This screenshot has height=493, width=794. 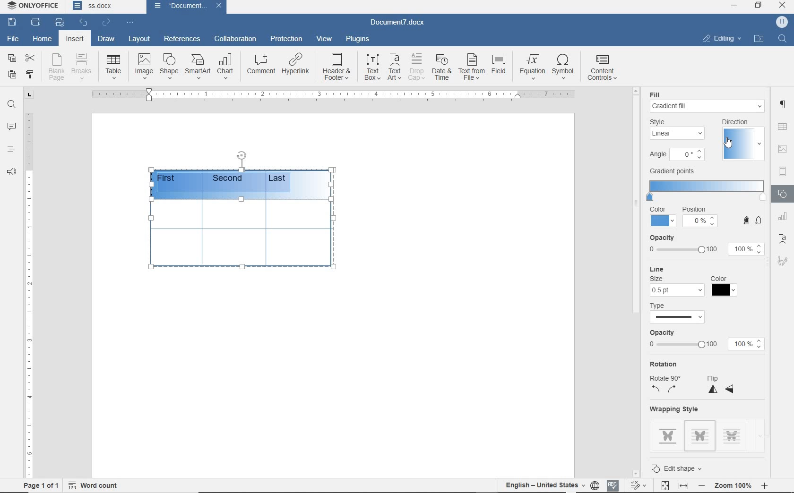 I want to click on opacity, so click(x=661, y=236).